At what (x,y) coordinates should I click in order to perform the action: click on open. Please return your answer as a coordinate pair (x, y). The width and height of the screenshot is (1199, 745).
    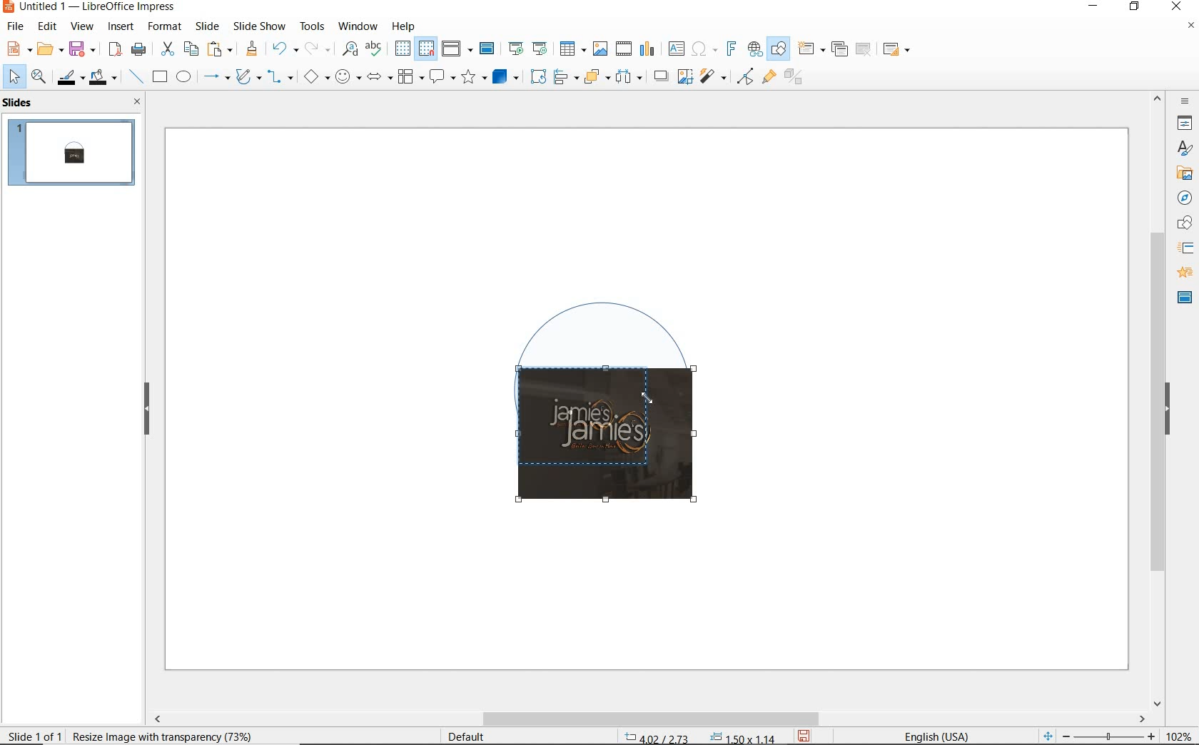
    Looking at the image, I should click on (48, 49).